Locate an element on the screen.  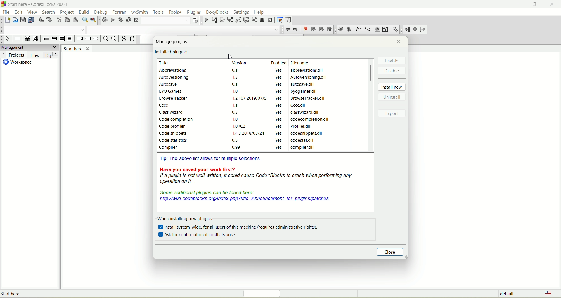
disable is located at coordinates (393, 71).